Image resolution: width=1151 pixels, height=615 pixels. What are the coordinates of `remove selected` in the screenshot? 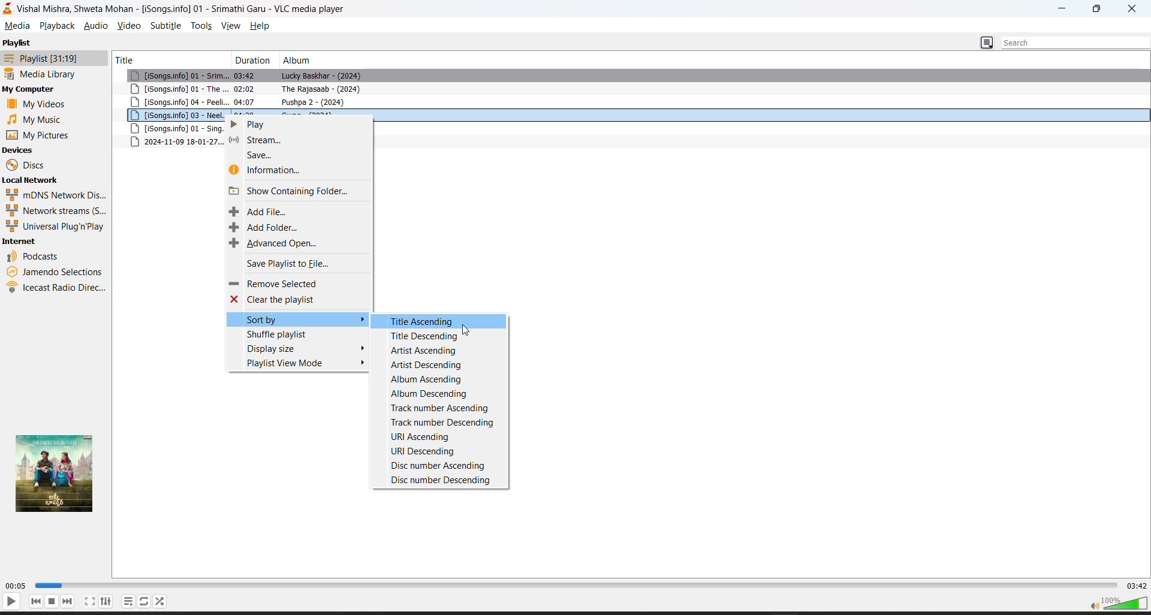 It's located at (300, 282).